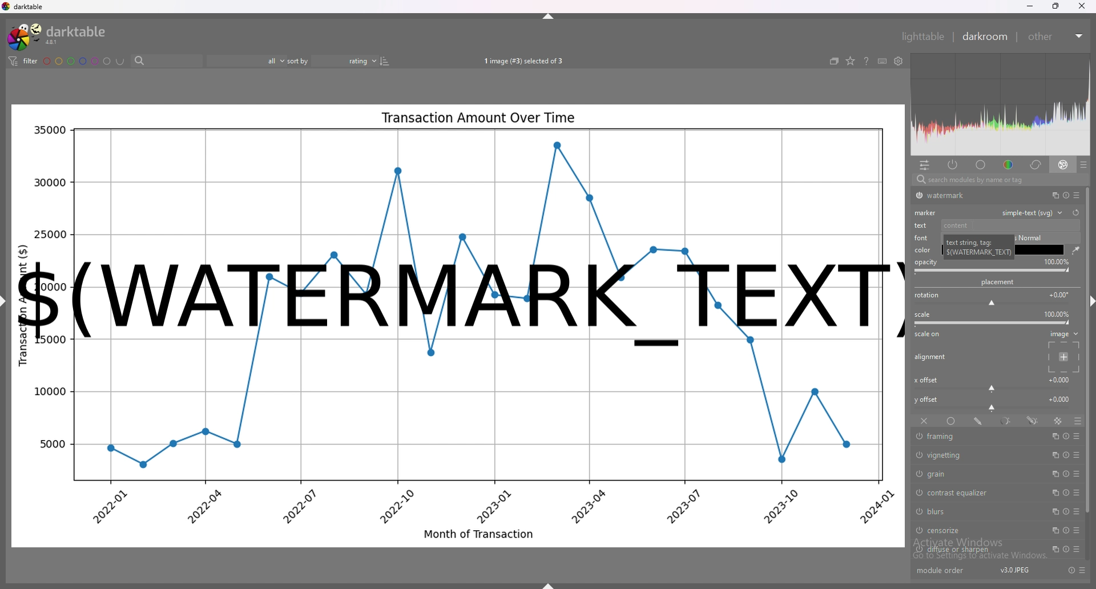 This screenshot has height=589, width=1096. Describe the element at coordinates (1060, 398) in the screenshot. I see `y offset` at that location.